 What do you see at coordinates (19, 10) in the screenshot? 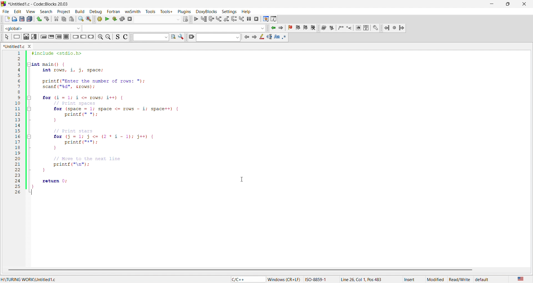
I see `edit ` at bounding box center [19, 10].